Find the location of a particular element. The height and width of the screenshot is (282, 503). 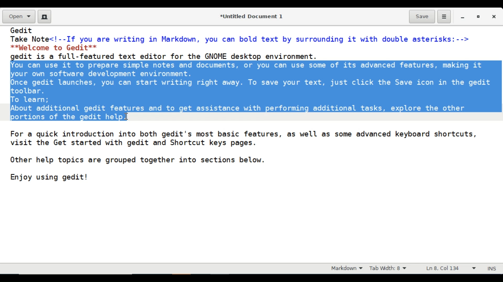

Gedit Take Note<!--If you are writing in Markdown, you can bold text by surrounding it with double asterisks:--> **Welcome to Gedit** gedit is a full-featured text editor for the GNOME desktop environment. You can use it to prepare simple notes and documents, or you can use some of its advanced features, making it your own software development environment is located at coordinates (250, 145).